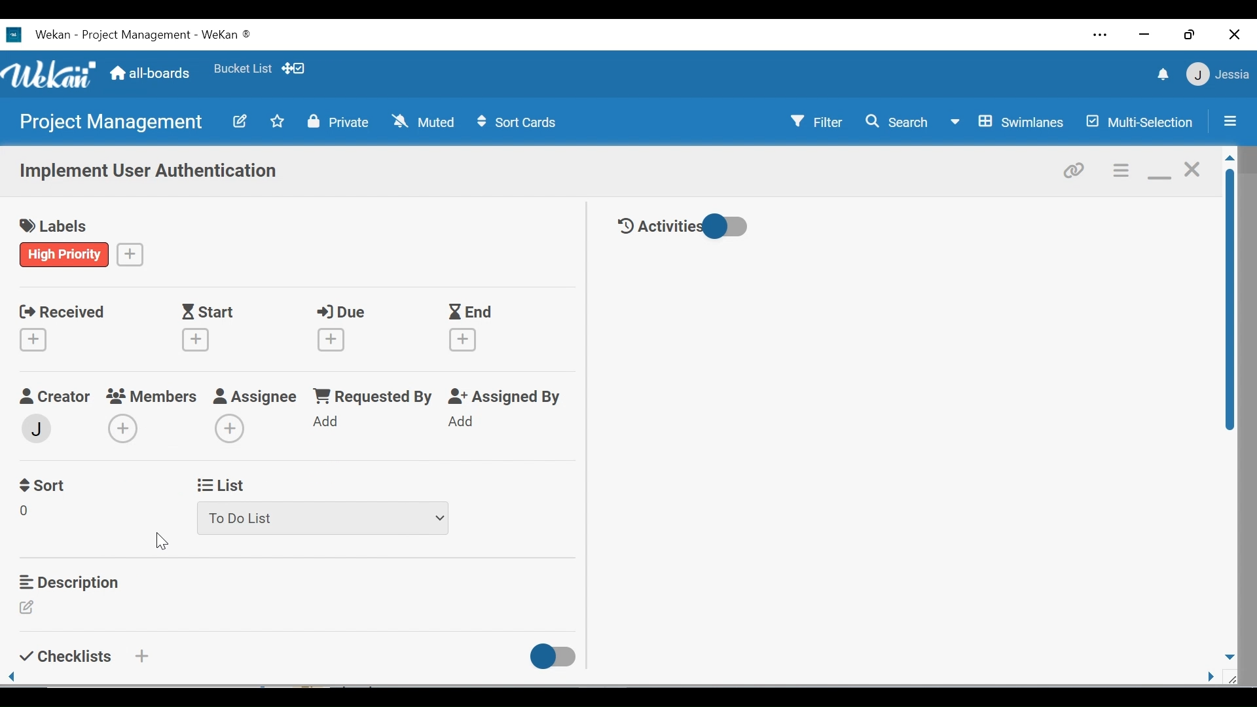 The height and width of the screenshot is (707, 1257). What do you see at coordinates (113, 123) in the screenshot?
I see `Project Management` at bounding box center [113, 123].